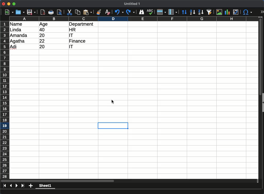  Describe the element at coordinates (23, 186) in the screenshot. I see `last page` at that location.